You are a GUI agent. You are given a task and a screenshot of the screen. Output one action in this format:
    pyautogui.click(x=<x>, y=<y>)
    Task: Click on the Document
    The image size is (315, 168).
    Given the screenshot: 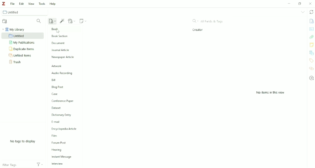 What is the action you would take?
    pyautogui.click(x=59, y=43)
    